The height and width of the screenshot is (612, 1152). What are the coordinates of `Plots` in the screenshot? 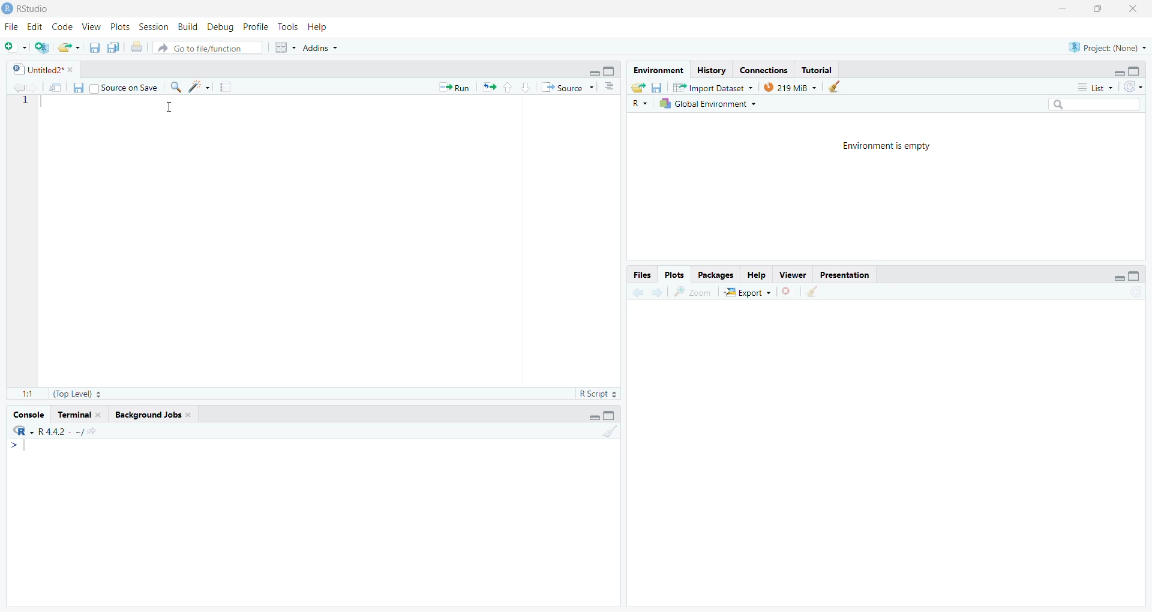 It's located at (121, 26).